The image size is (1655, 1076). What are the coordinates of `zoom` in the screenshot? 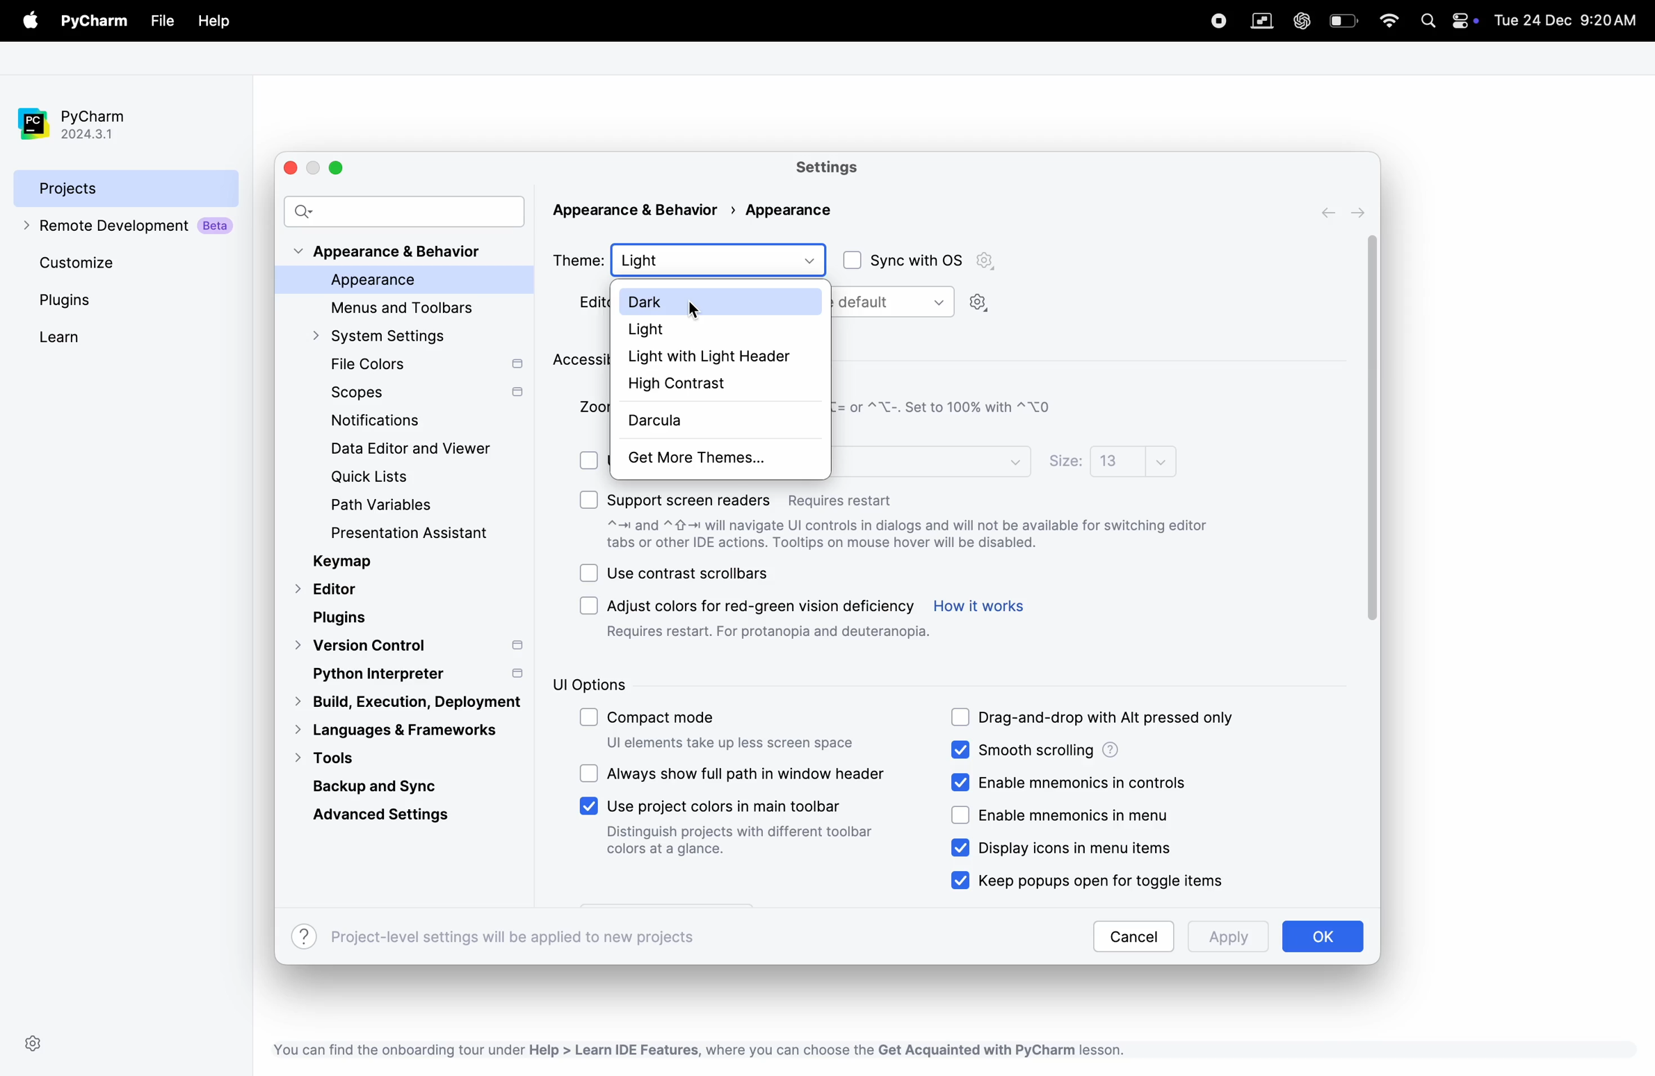 It's located at (590, 406).